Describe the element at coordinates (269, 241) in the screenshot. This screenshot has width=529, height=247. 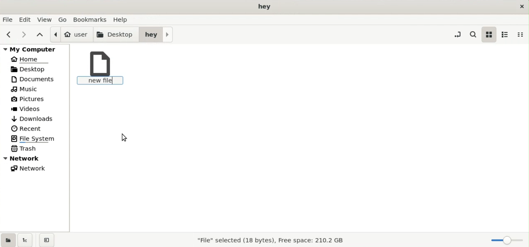
I see `storage` at that location.